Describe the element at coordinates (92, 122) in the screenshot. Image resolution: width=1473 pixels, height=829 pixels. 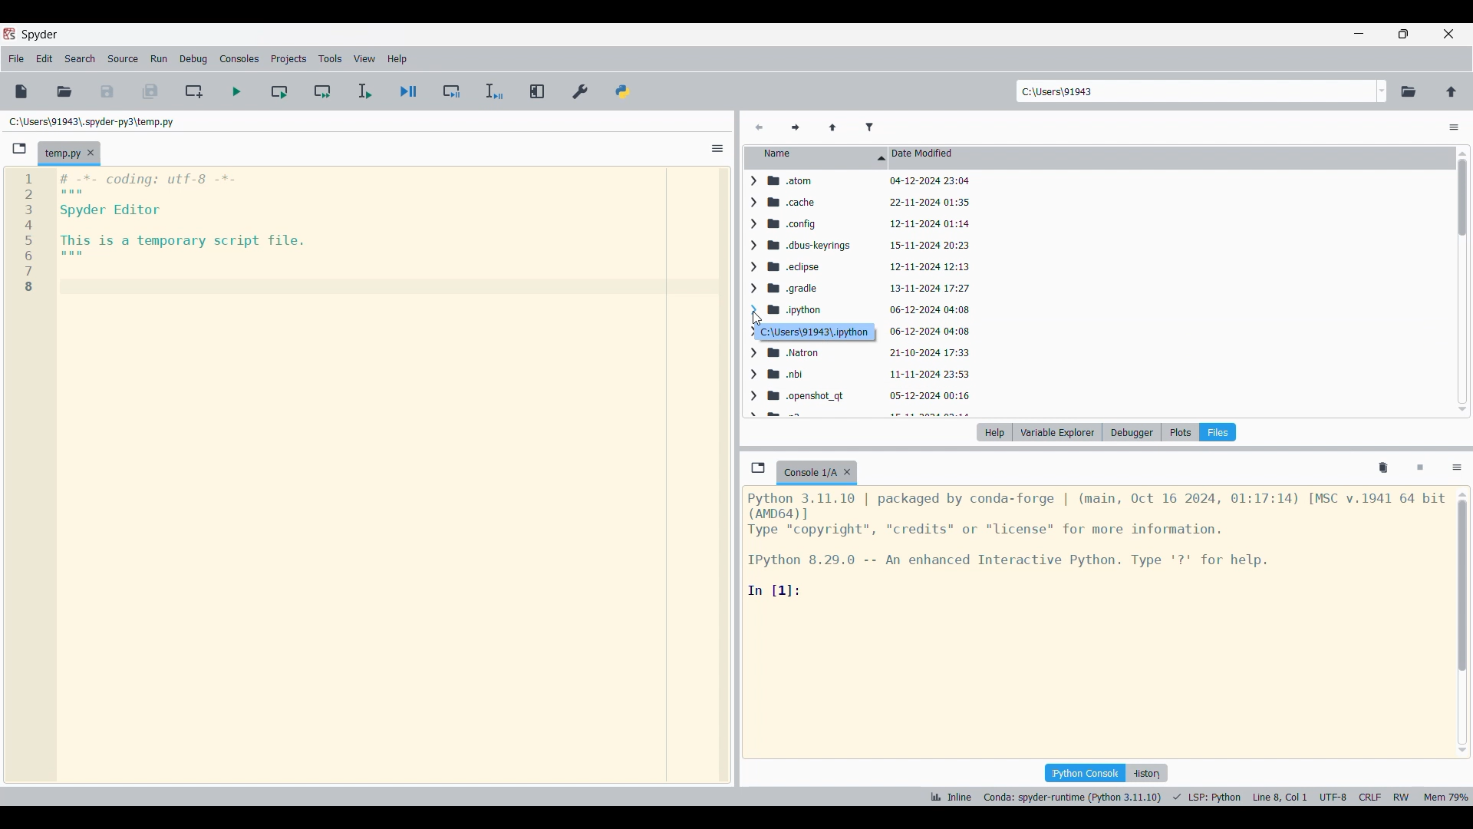
I see `File location` at that location.